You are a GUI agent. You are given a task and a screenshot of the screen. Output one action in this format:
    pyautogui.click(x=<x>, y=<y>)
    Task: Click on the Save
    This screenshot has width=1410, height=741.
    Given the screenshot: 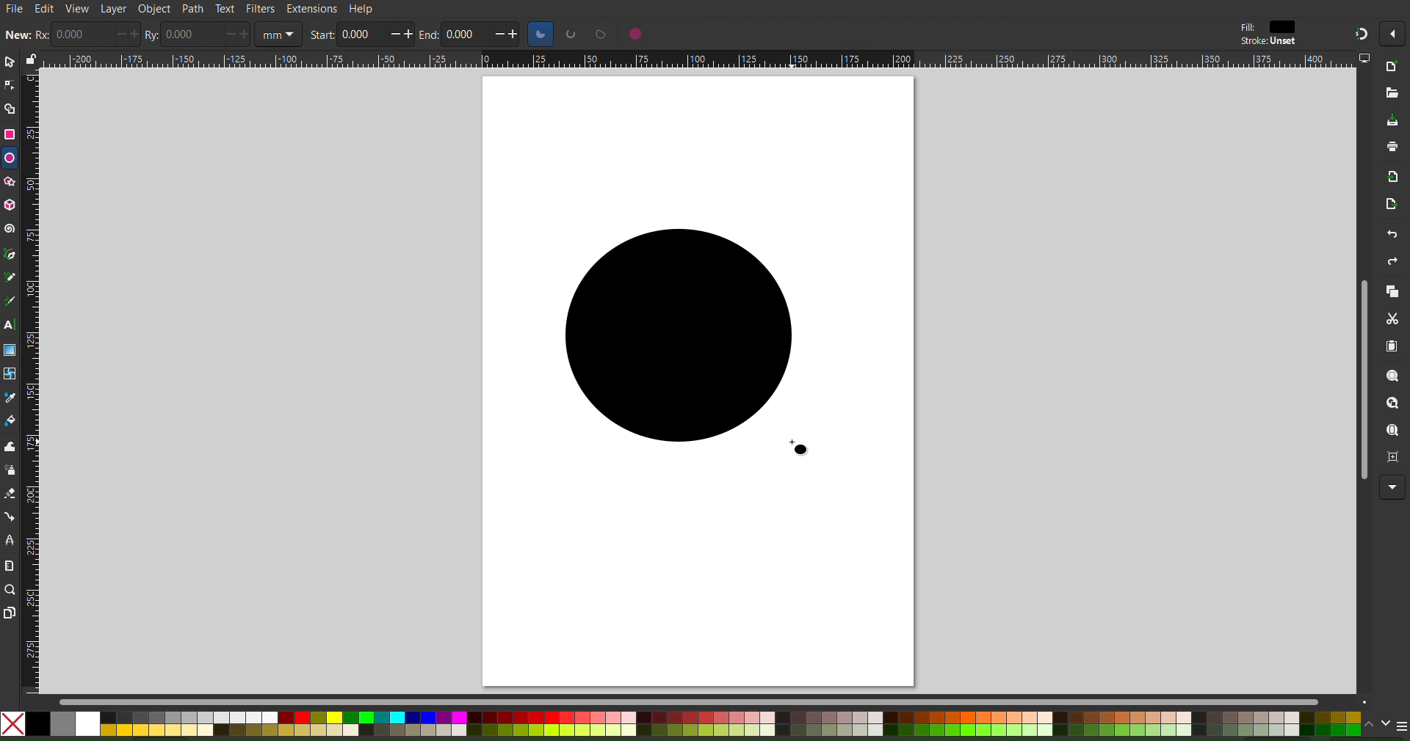 What is the action you would take?
    pyautogui.click(x=1392, y=117)
    